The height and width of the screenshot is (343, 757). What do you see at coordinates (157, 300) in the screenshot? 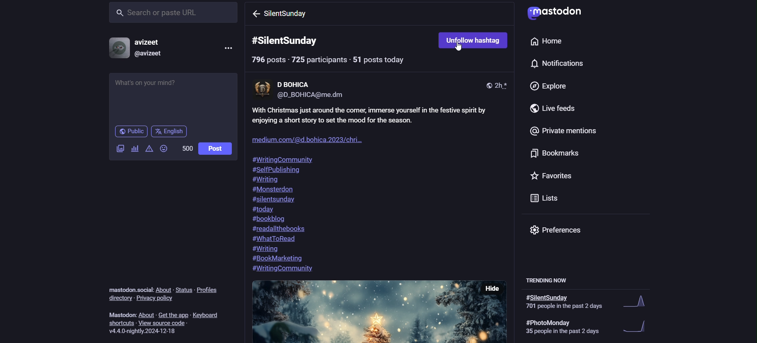
I see `privacy policy` at bounding box center [157, 300].